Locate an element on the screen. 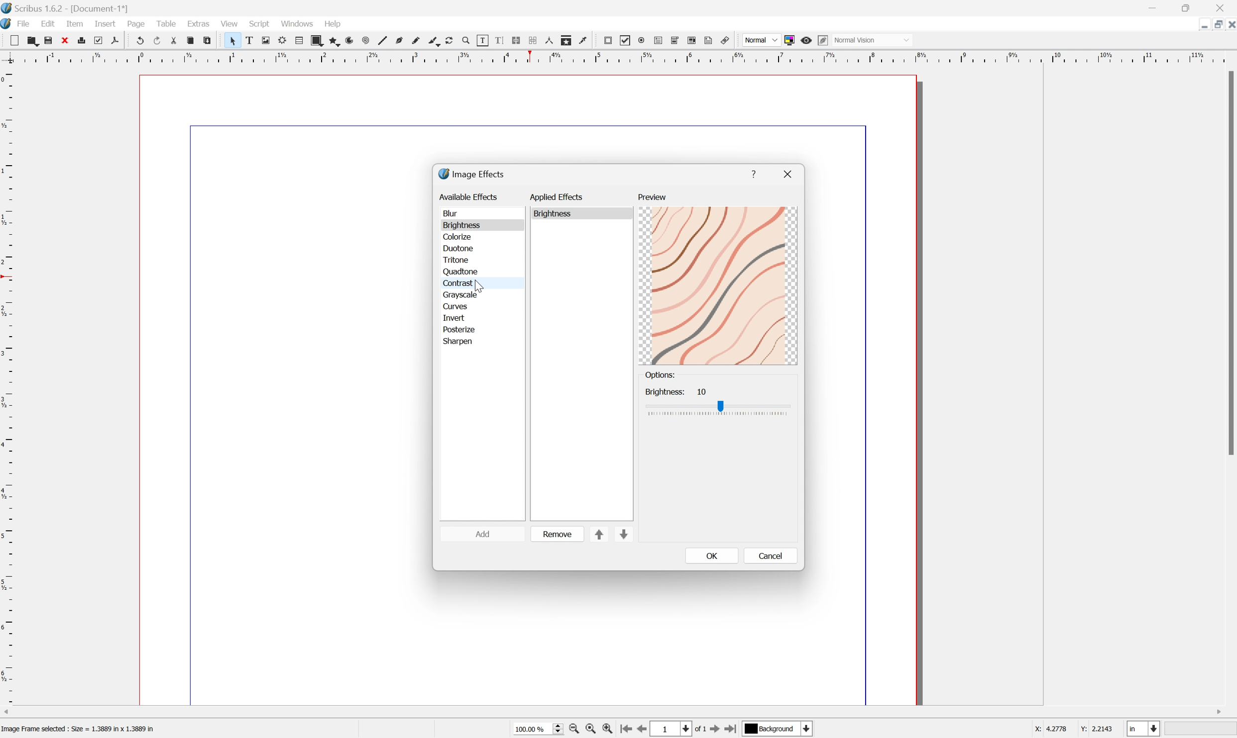 Image resolution: width=1237 pixels, height=738 pixels. Cut is located at coordinates (173, 39).